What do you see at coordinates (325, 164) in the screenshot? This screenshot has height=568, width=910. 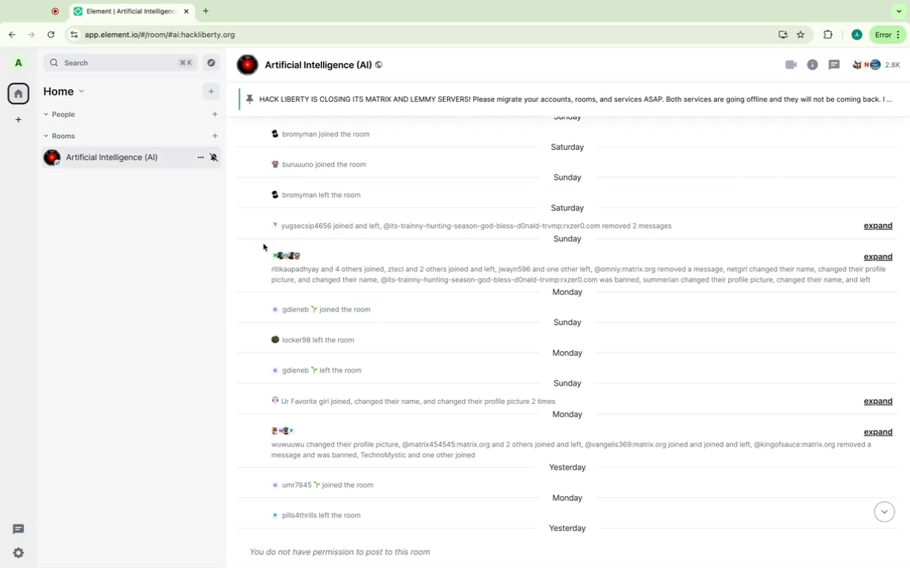 I see `Message` at bounding box center [325, 164].